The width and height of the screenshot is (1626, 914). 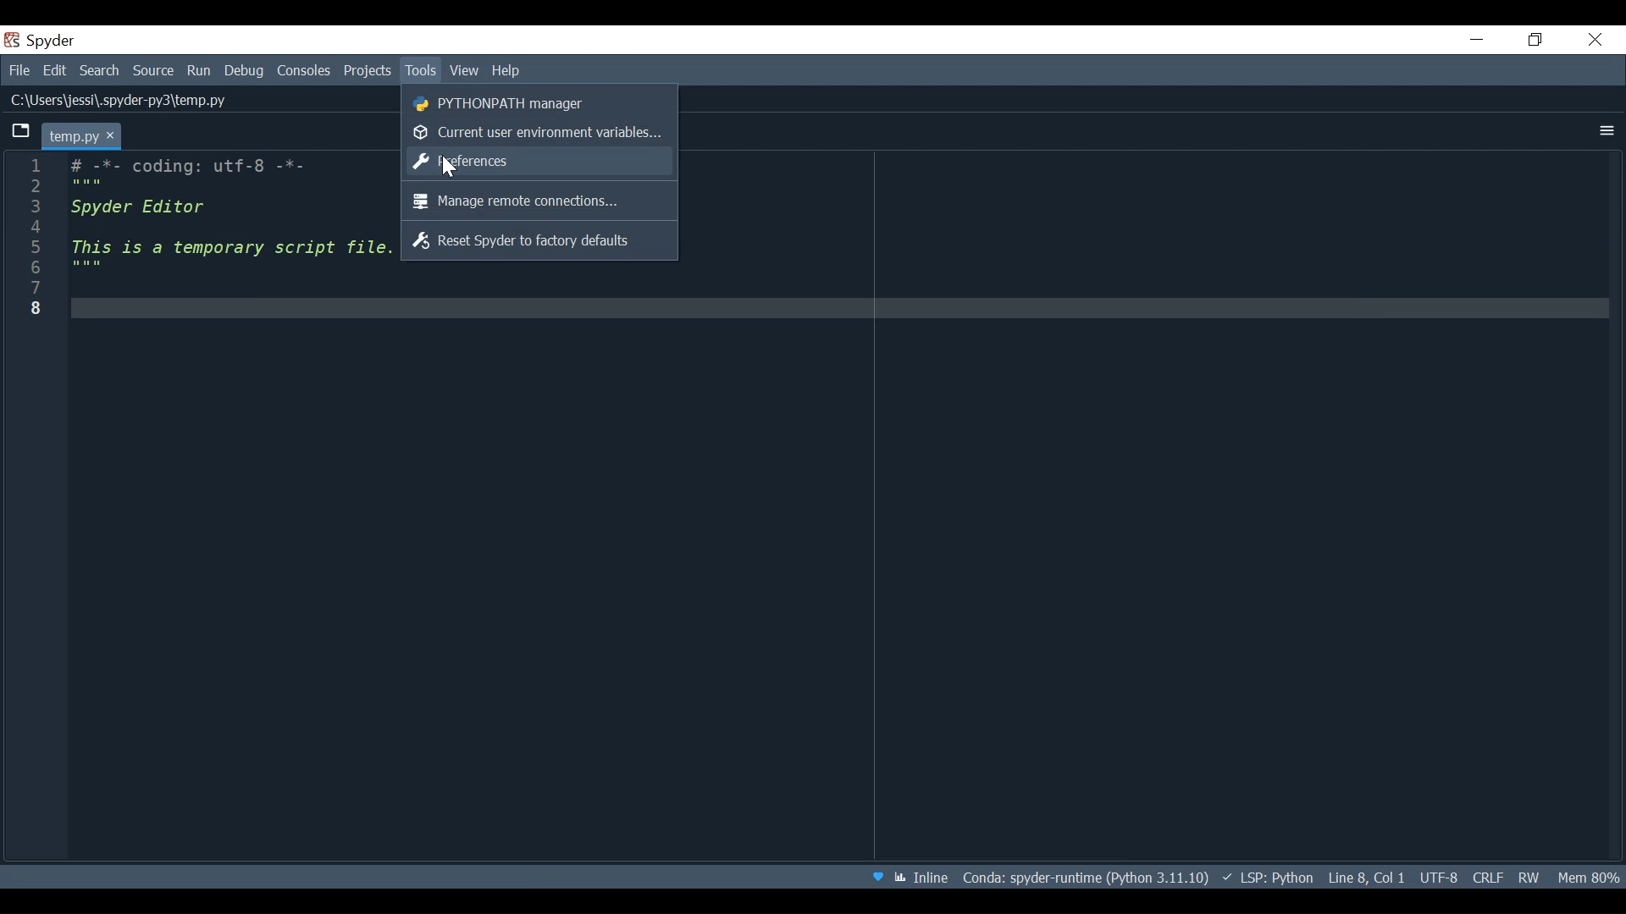 What do you see at coordinates (304, 71) in the screenshot?
I see `Consoles` at bounding box center [304, 71].